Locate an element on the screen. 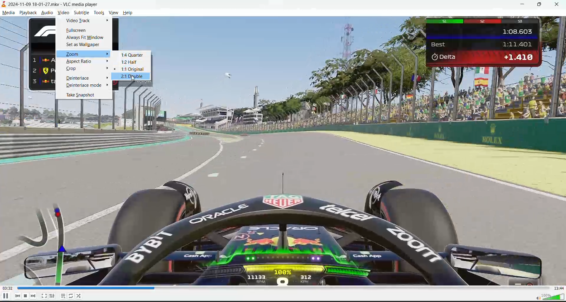  Cursor is located at coordinates (134, 79).